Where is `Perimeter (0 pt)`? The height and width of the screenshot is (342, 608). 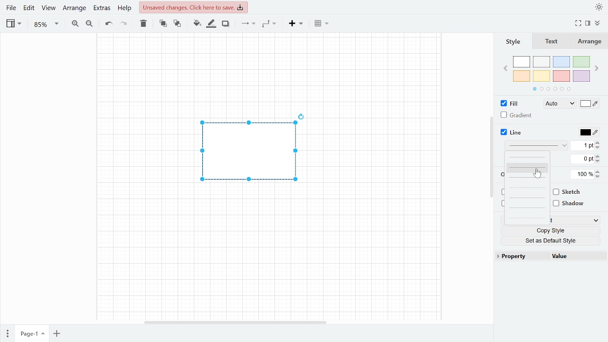
Perimeter (0 pt) is located at coordinates (582, 159).